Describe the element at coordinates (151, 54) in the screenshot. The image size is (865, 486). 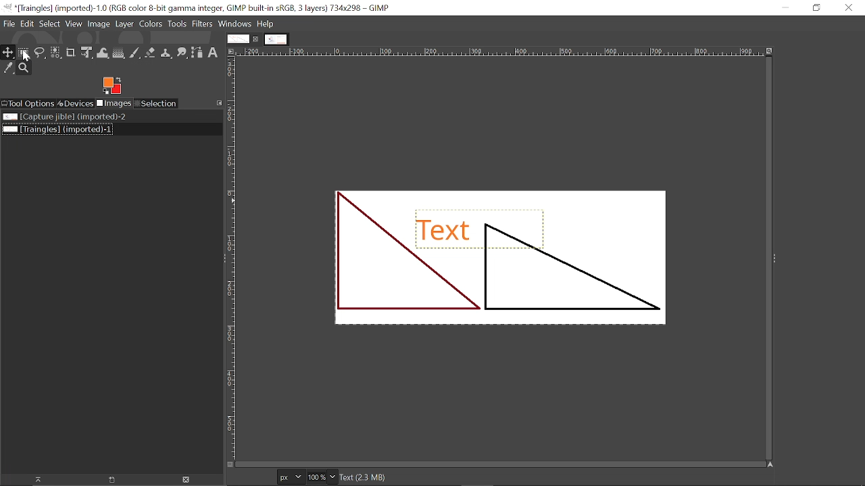
I see `eraser tool` at that location.